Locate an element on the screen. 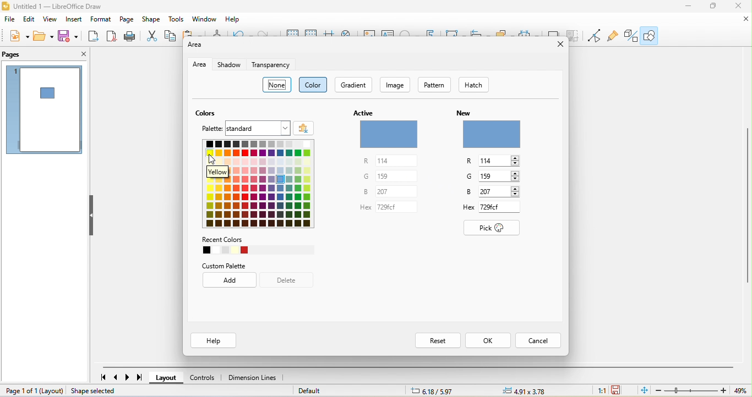 The image size is (752, 397). pick is located at coordinates (494, 228).